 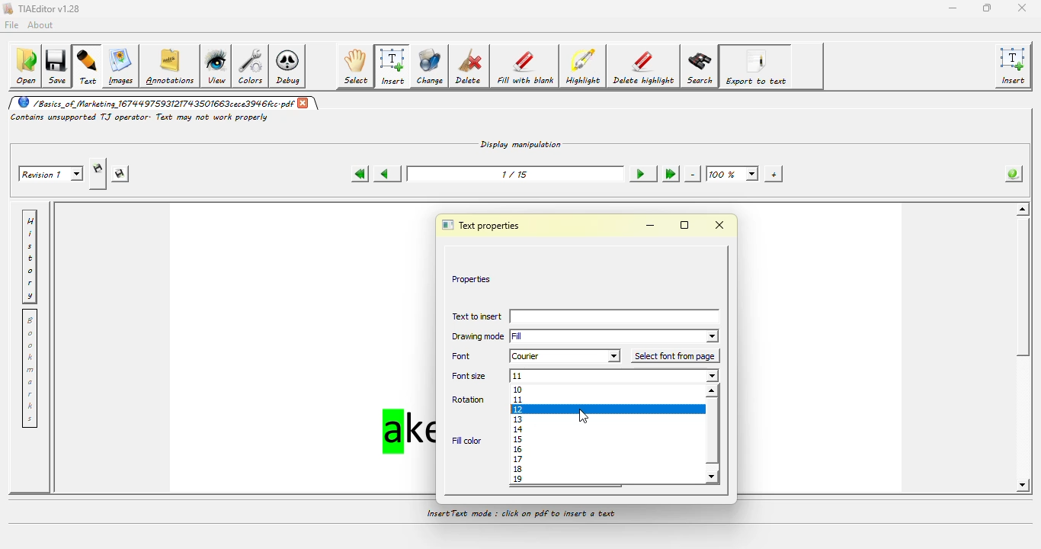 I want to click on creates new revision, so click(x=98, y=169).